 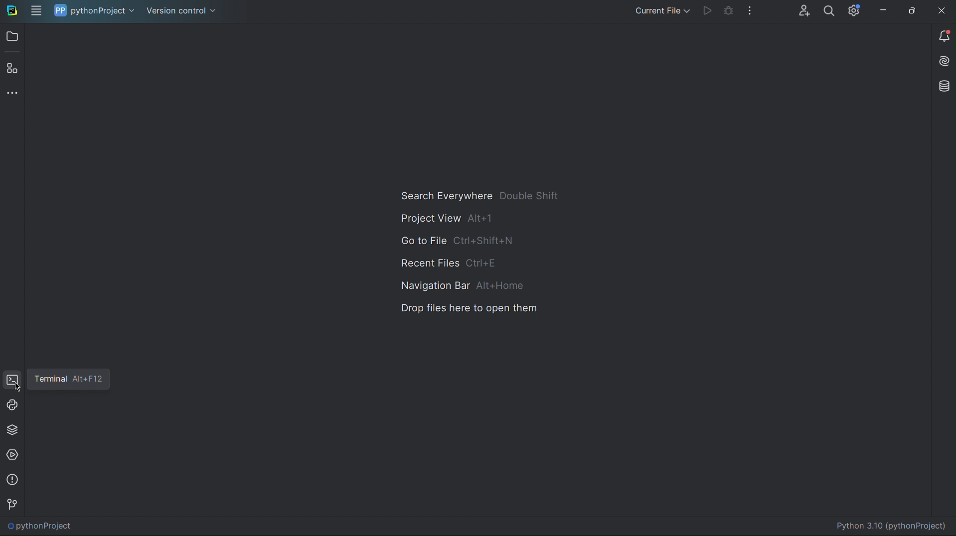 I want to click on Search, so click(x=829, y=12).